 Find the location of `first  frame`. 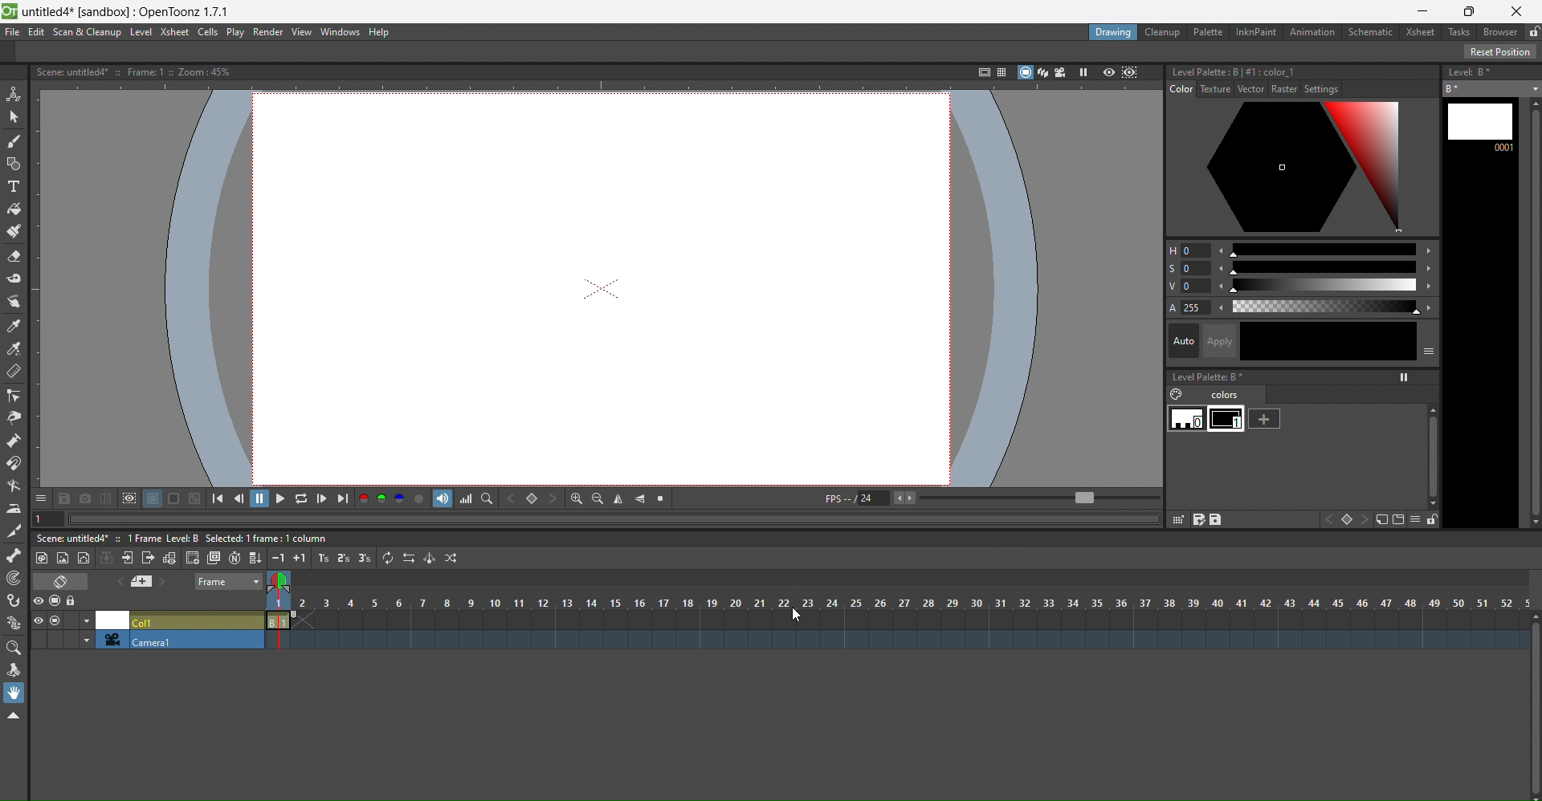

first  frame is located at coordinates (222, 498).